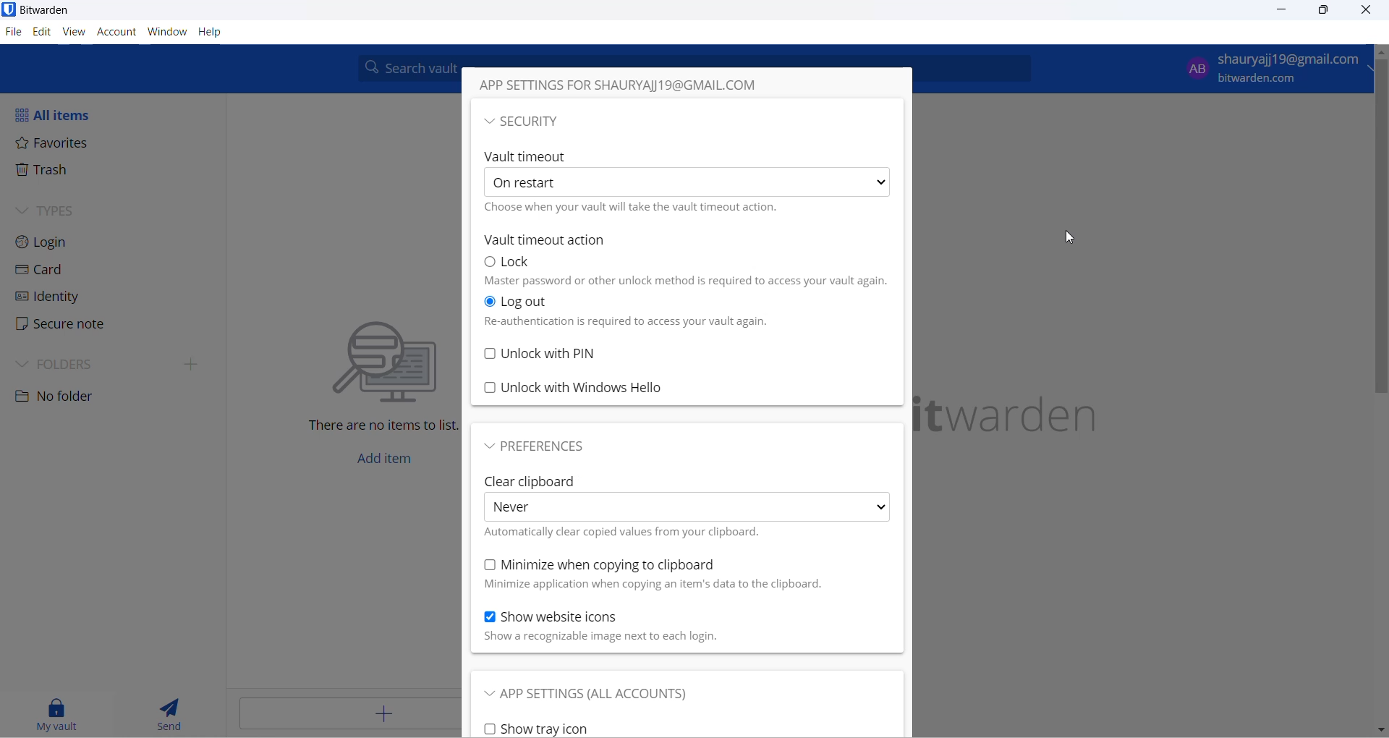  Describe the element at coordinates (1380, 241) in the screenshot. I see `scrollbar` at that location.